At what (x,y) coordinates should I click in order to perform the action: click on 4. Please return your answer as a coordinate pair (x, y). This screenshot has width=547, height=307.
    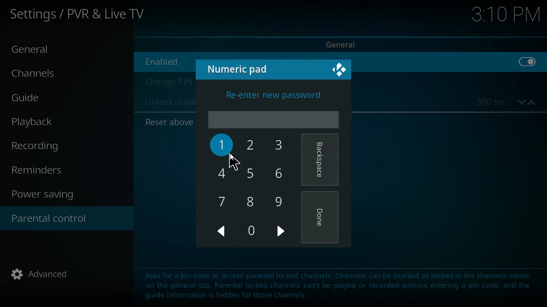
    Looking at the image, I should click on (222, 172).